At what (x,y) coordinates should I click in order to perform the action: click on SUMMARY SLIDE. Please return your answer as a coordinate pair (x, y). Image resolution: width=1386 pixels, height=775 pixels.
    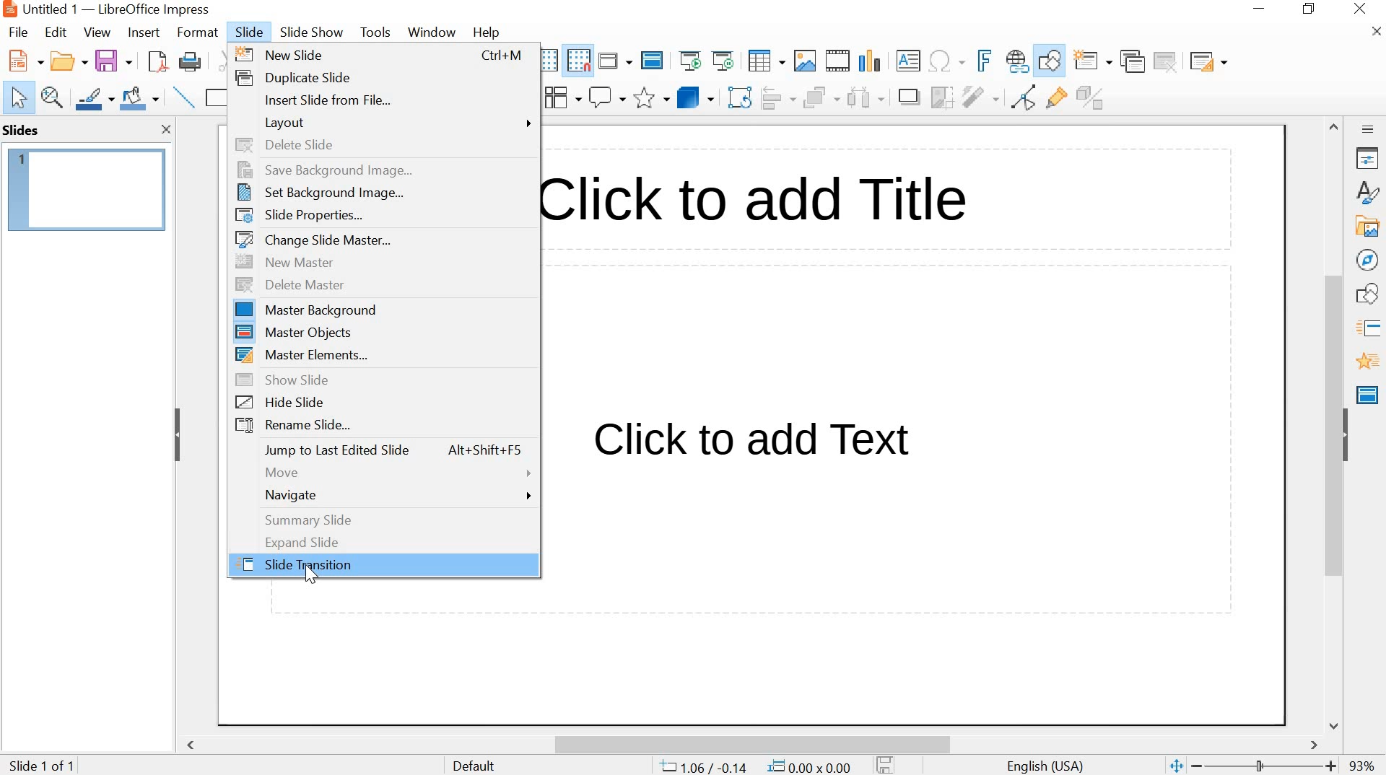
    Looking at the image, I should click on (383, 520).